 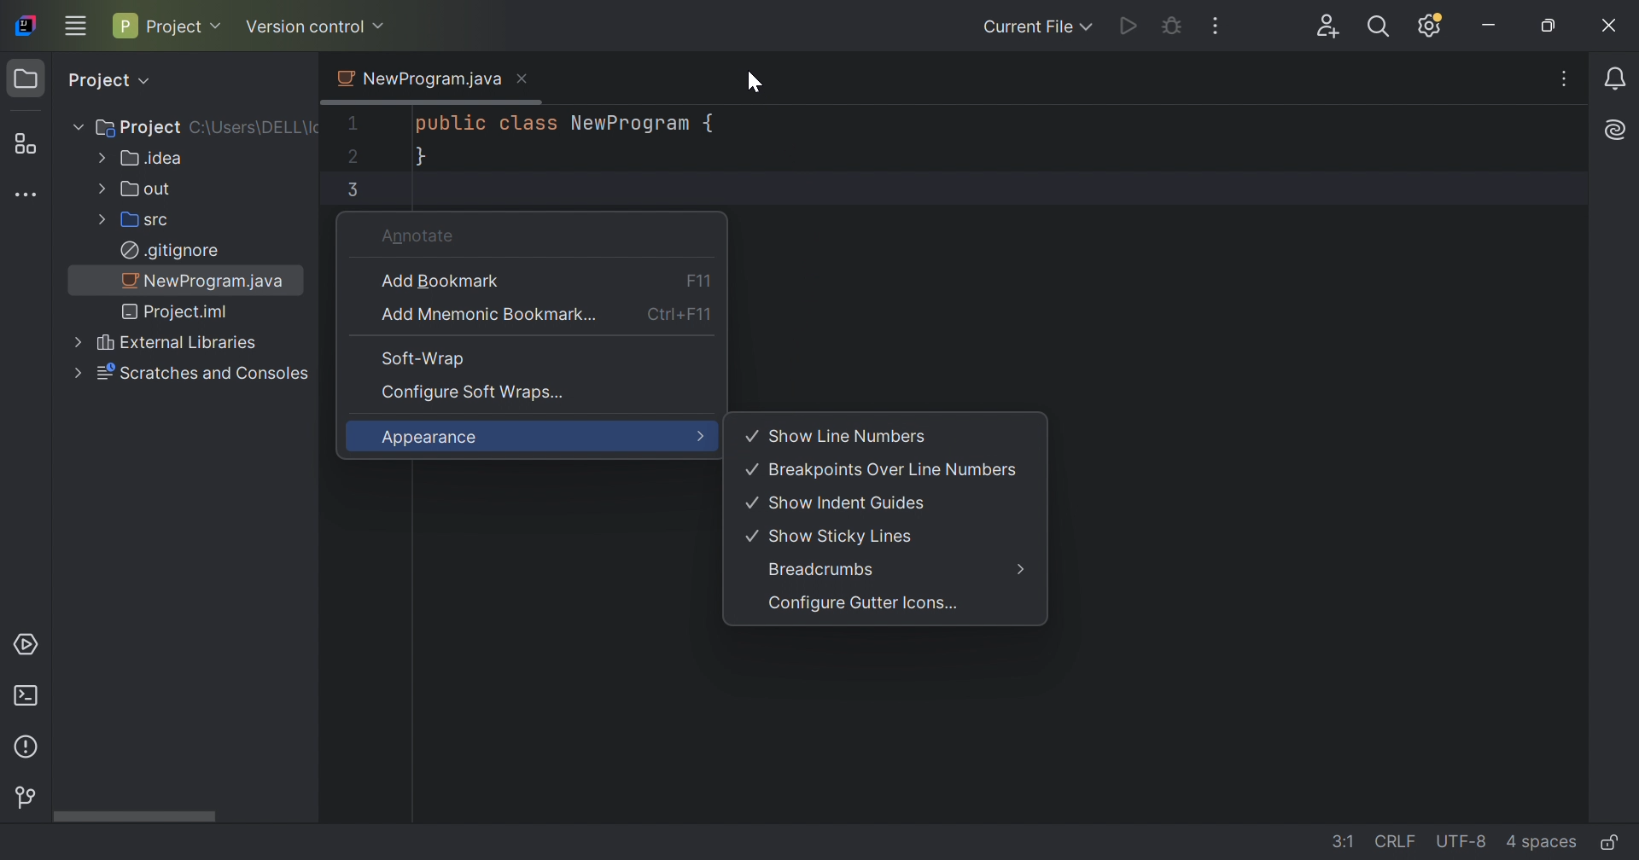 What do you see at coordinates (27, 799) in the screenshot?
I see `Version control` at bounding box center [27, 799].